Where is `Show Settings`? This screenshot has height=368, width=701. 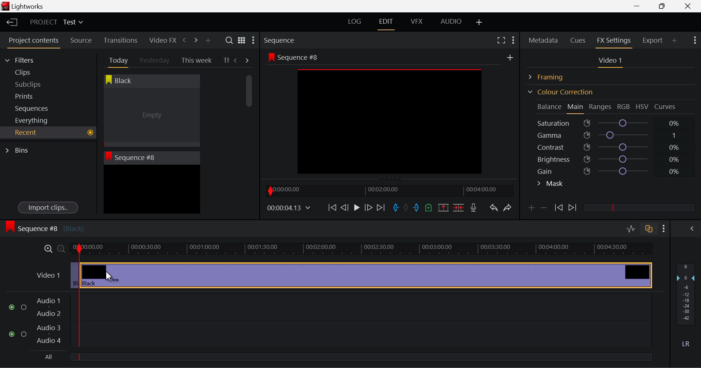 Show Settings is located at coordinates (664, 228).